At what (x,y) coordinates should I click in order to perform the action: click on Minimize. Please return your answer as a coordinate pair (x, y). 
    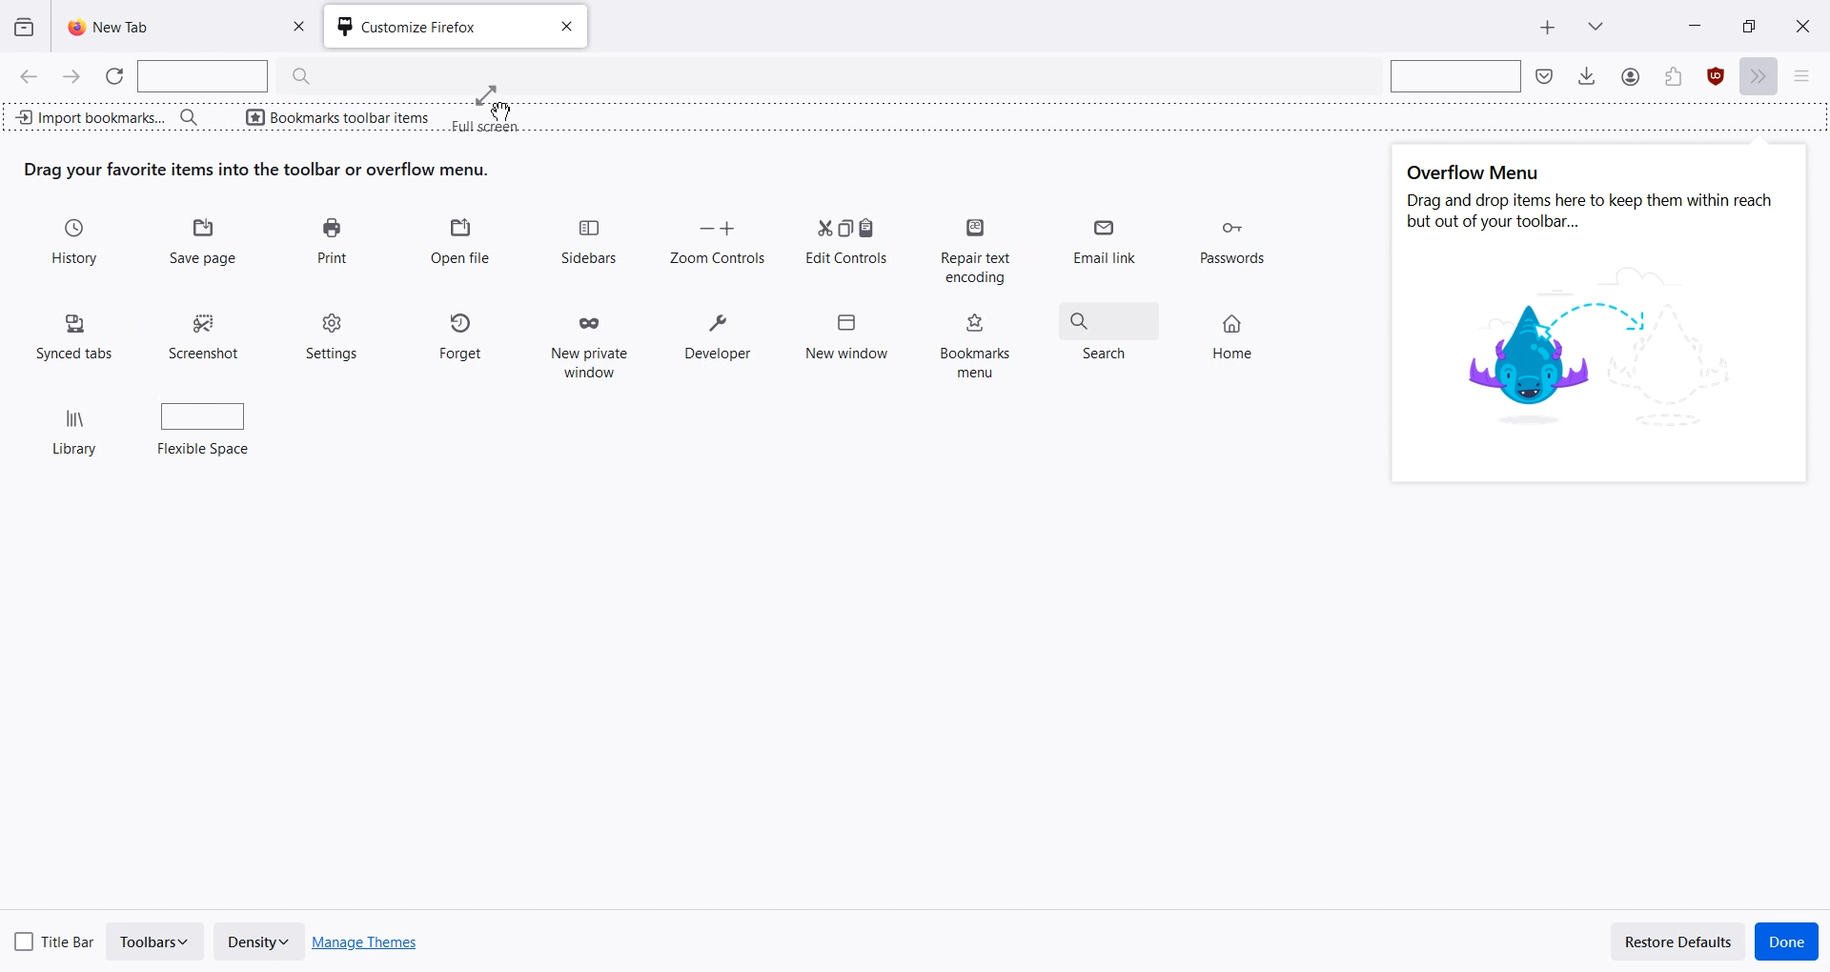
    Looking at the image, I should click on (1696, 25).